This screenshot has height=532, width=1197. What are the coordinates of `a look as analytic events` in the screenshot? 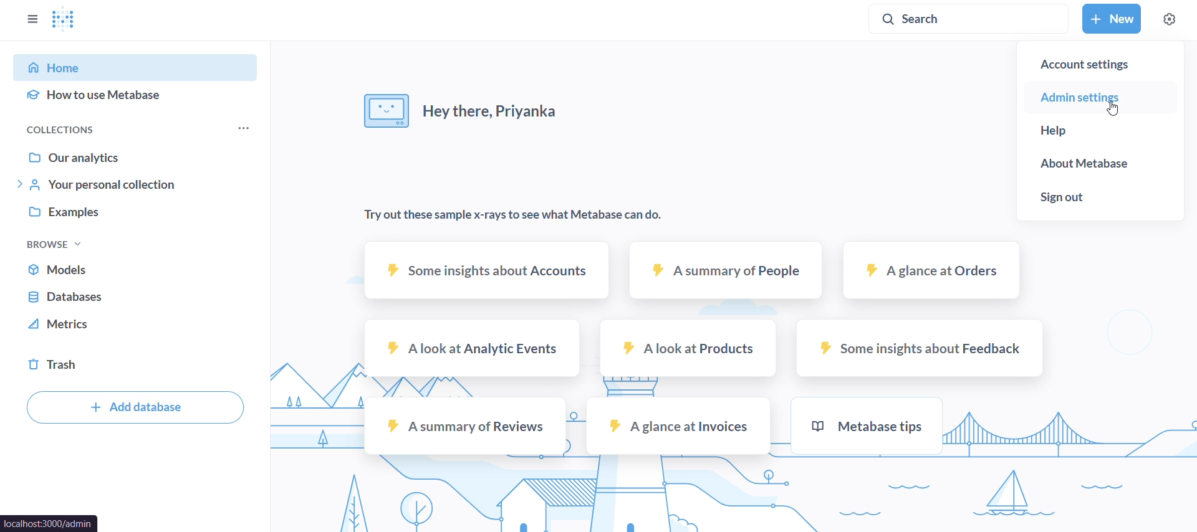 It's located at (470, 349).